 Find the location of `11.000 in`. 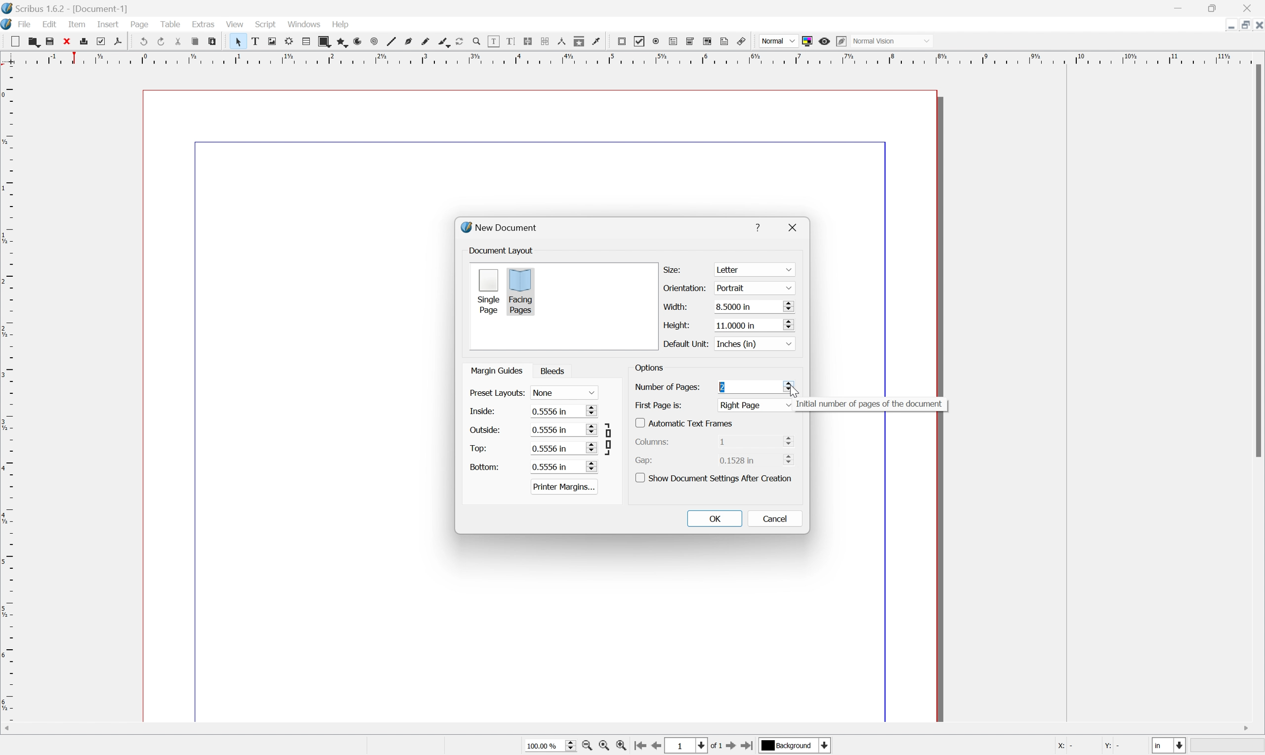

11.000 in is located at coordinates (753, 325).